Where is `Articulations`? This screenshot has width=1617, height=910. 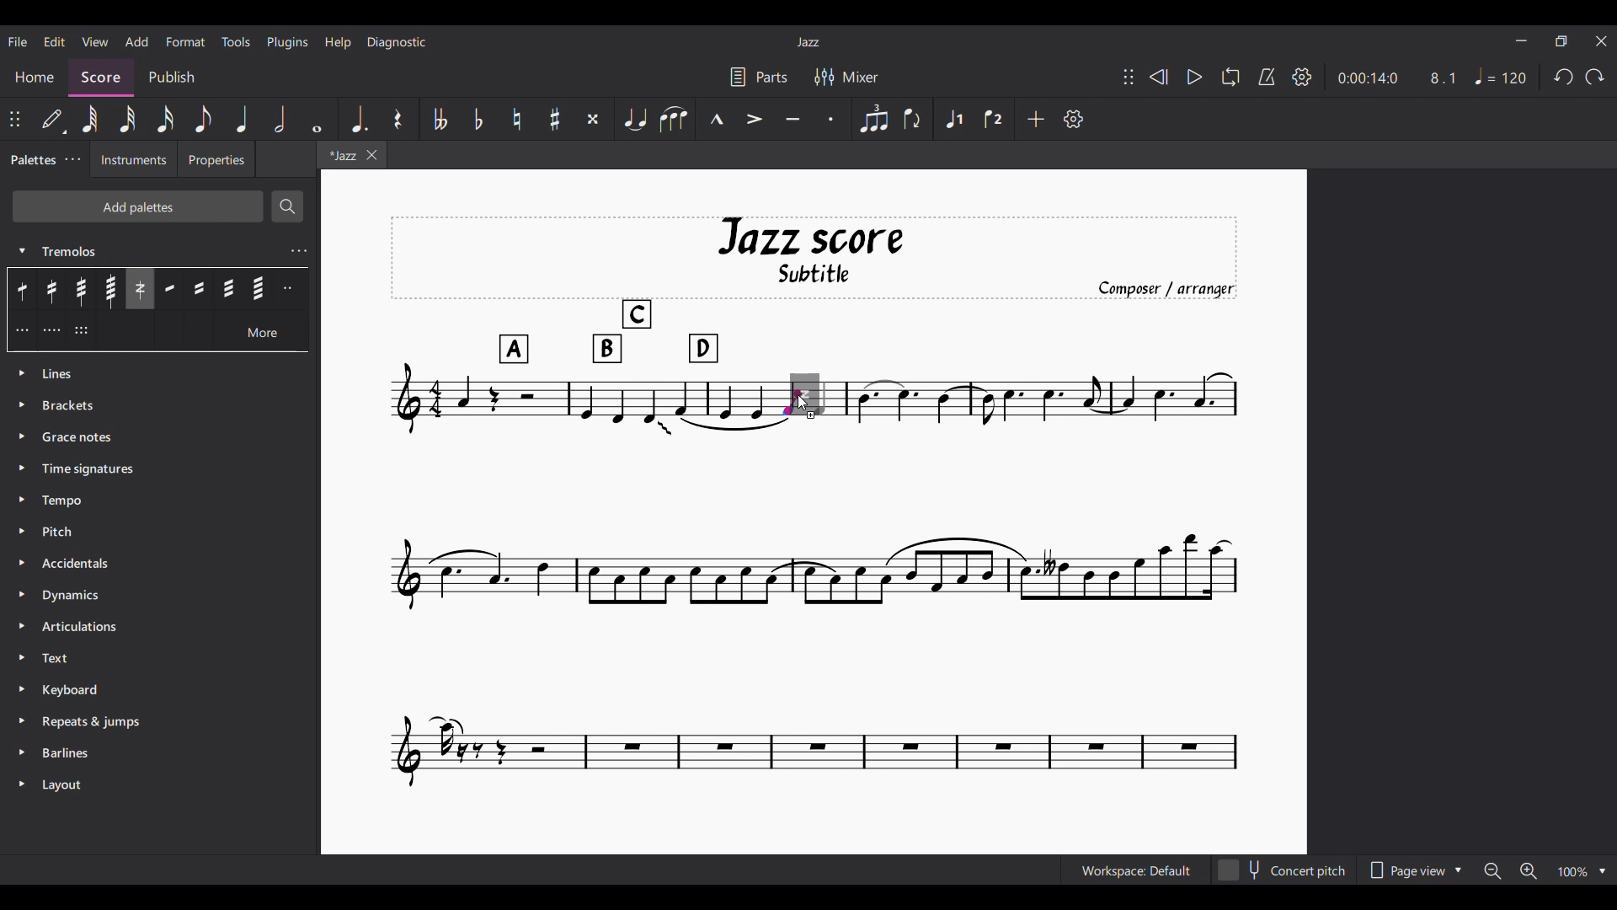 Articulations is located at coordinates (159, 627).